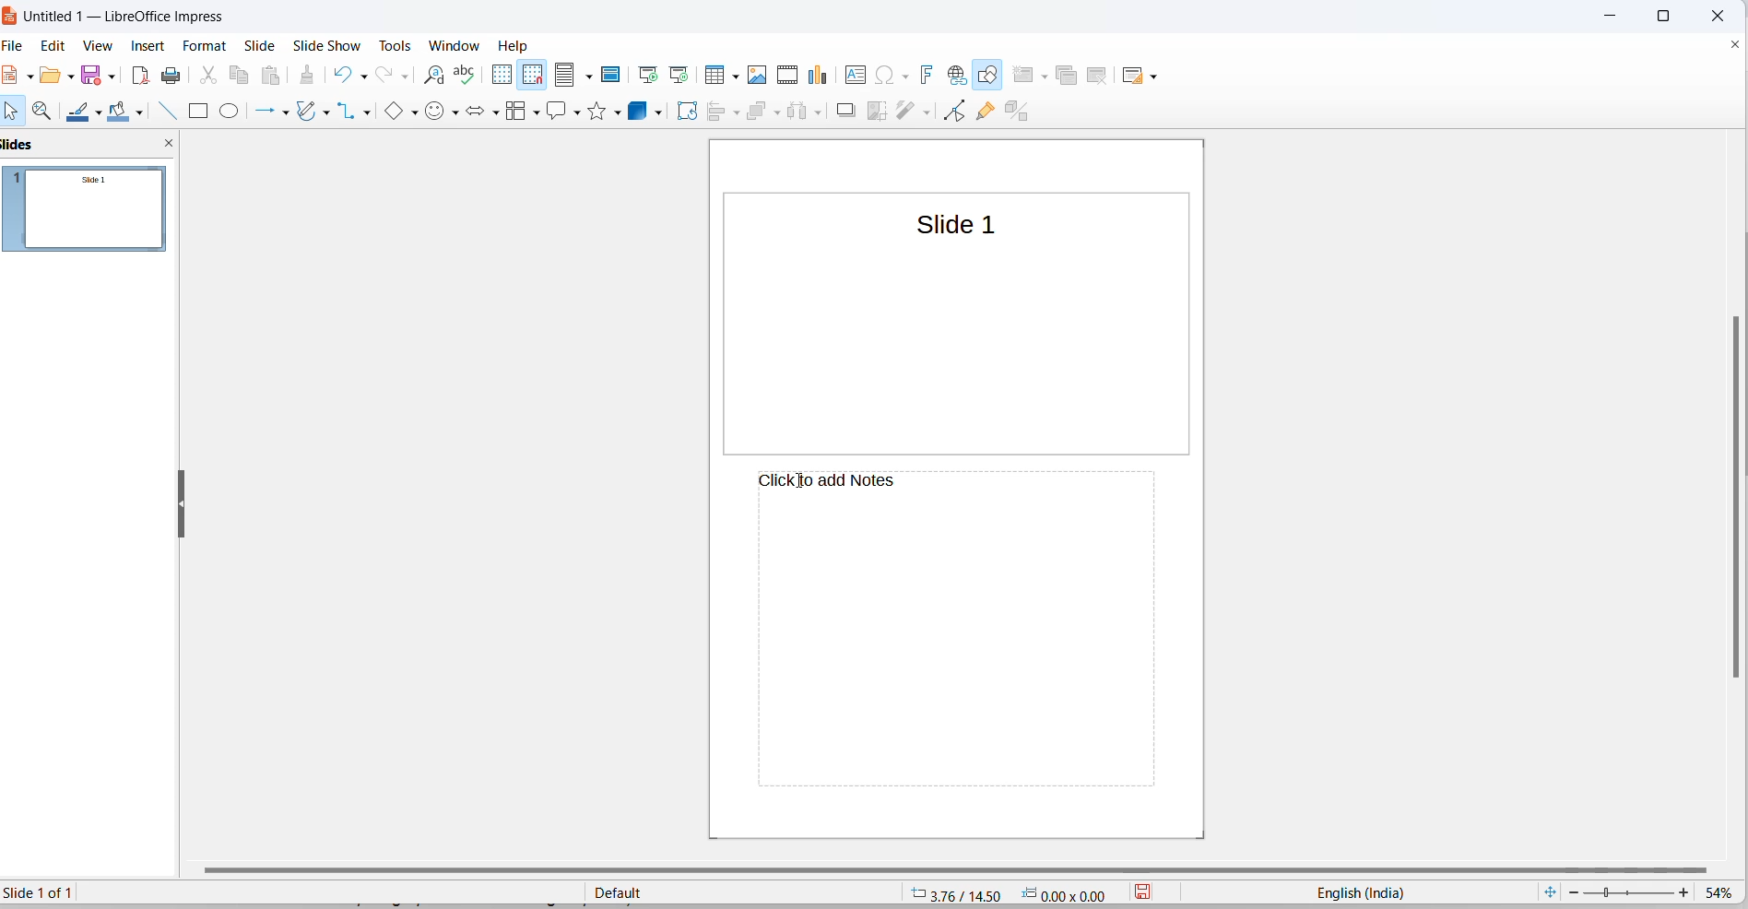  Describe the element at coordinates (48, 112) in the screenshot. I see `zoom and pan` at that location.